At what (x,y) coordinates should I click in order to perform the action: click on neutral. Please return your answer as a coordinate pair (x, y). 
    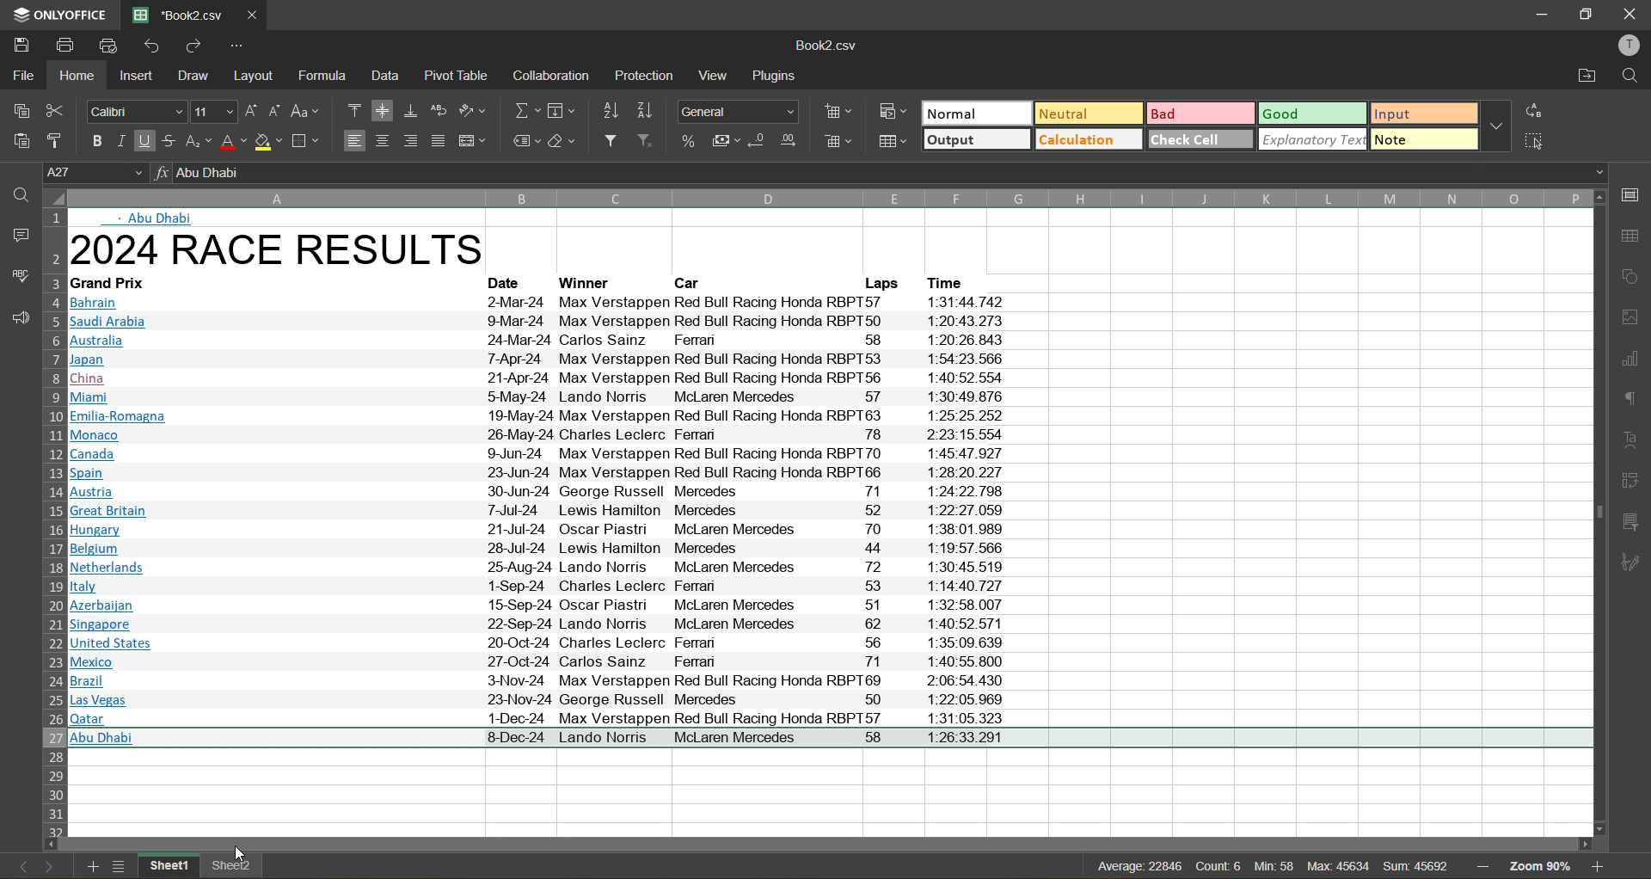
    Looking at the image, I should click on (1085, 113).